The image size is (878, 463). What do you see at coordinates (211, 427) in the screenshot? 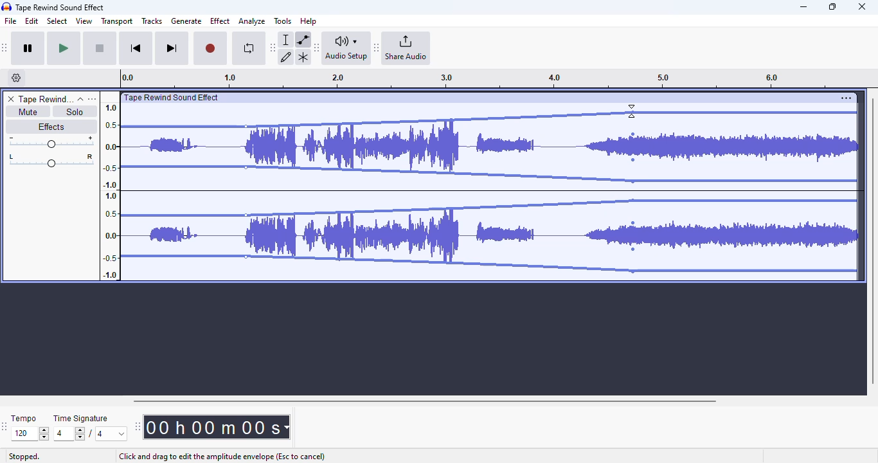
I see `Current track time` at bounding box center [211, 427].